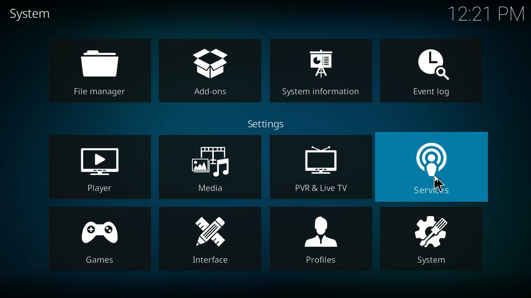 The width and height of the screenshot is (531, 298). I want to click on media, so click(210, 166).